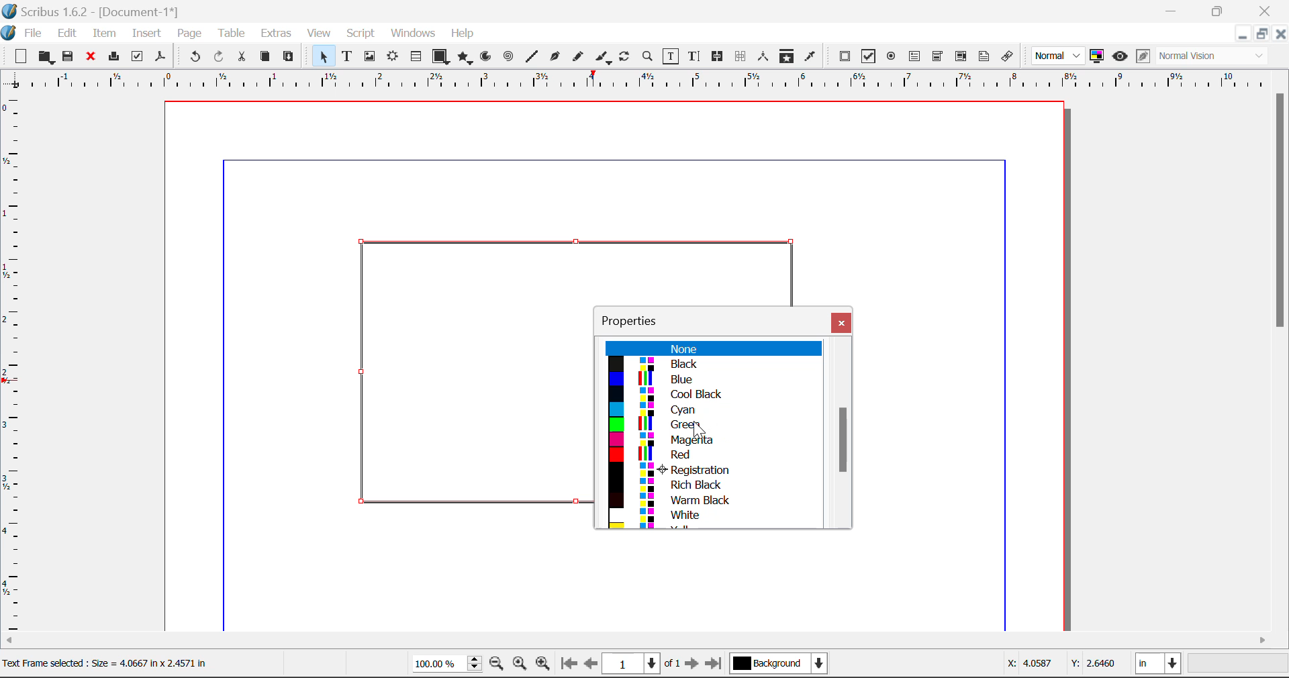 The width and height of the screenshot is (1289, 678). I want to click on Item, so click(102, 32).